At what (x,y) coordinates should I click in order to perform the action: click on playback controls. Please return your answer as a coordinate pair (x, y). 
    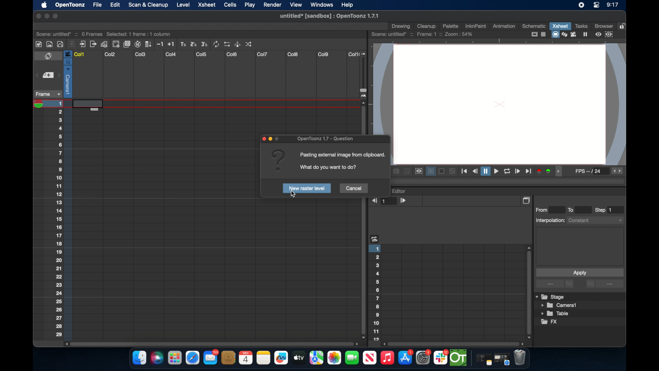
    Looking at the image, I should click on (496, 171).